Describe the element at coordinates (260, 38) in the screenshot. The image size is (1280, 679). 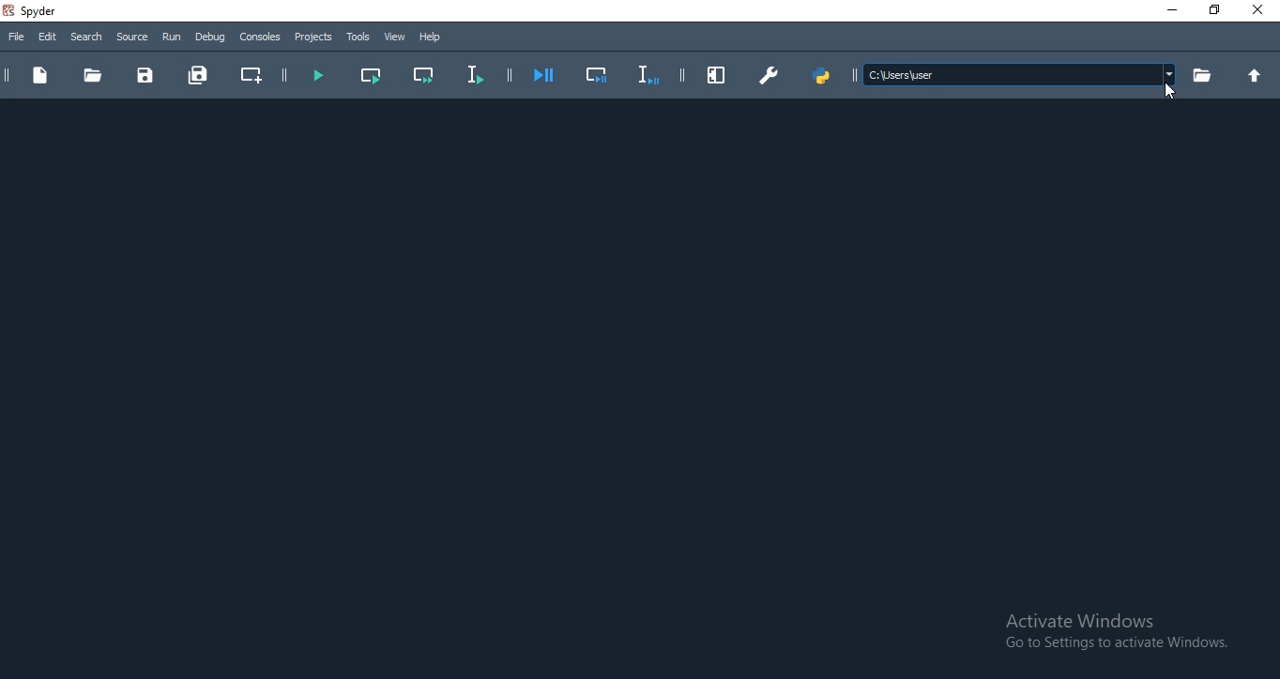
I see `Consoles` at that location.